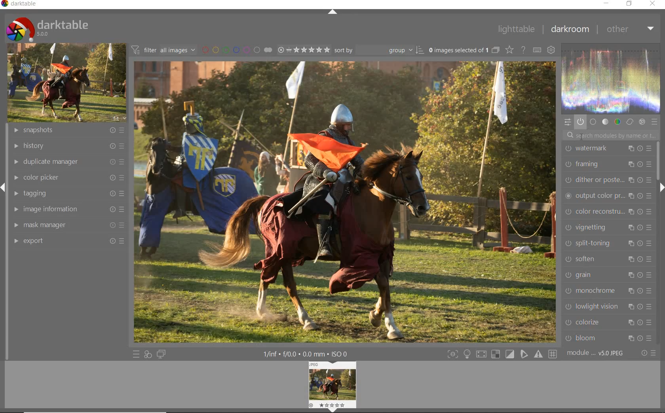 Image resolution: width=665 pixels, height=413 pixels. What do you see at coordinates (630, 29) in the screenshot?
I see `other` at bounding box center [630, 29].